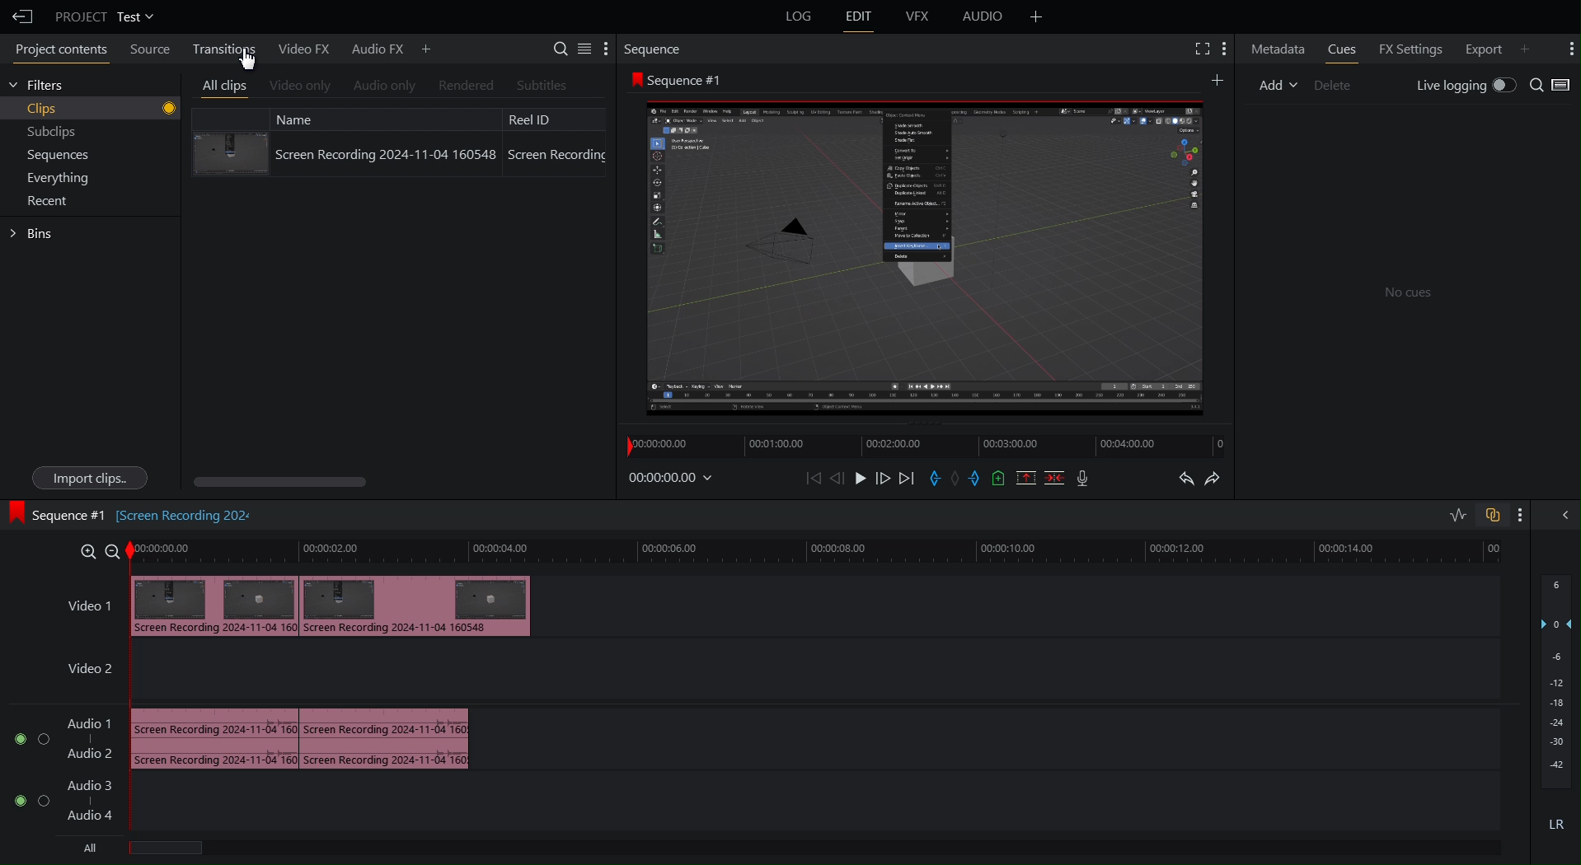  Describe the element at coordinates (979, 481) in the screenshot. I see `Exit Marker` at that location.